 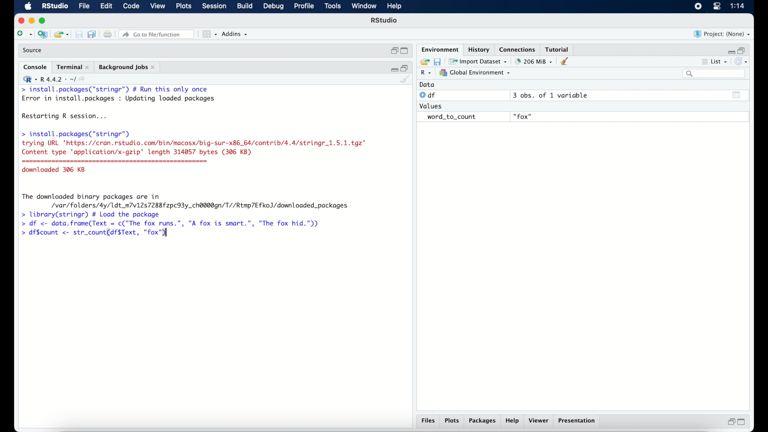 I want to click on show output window, so click(x=737, y=95).